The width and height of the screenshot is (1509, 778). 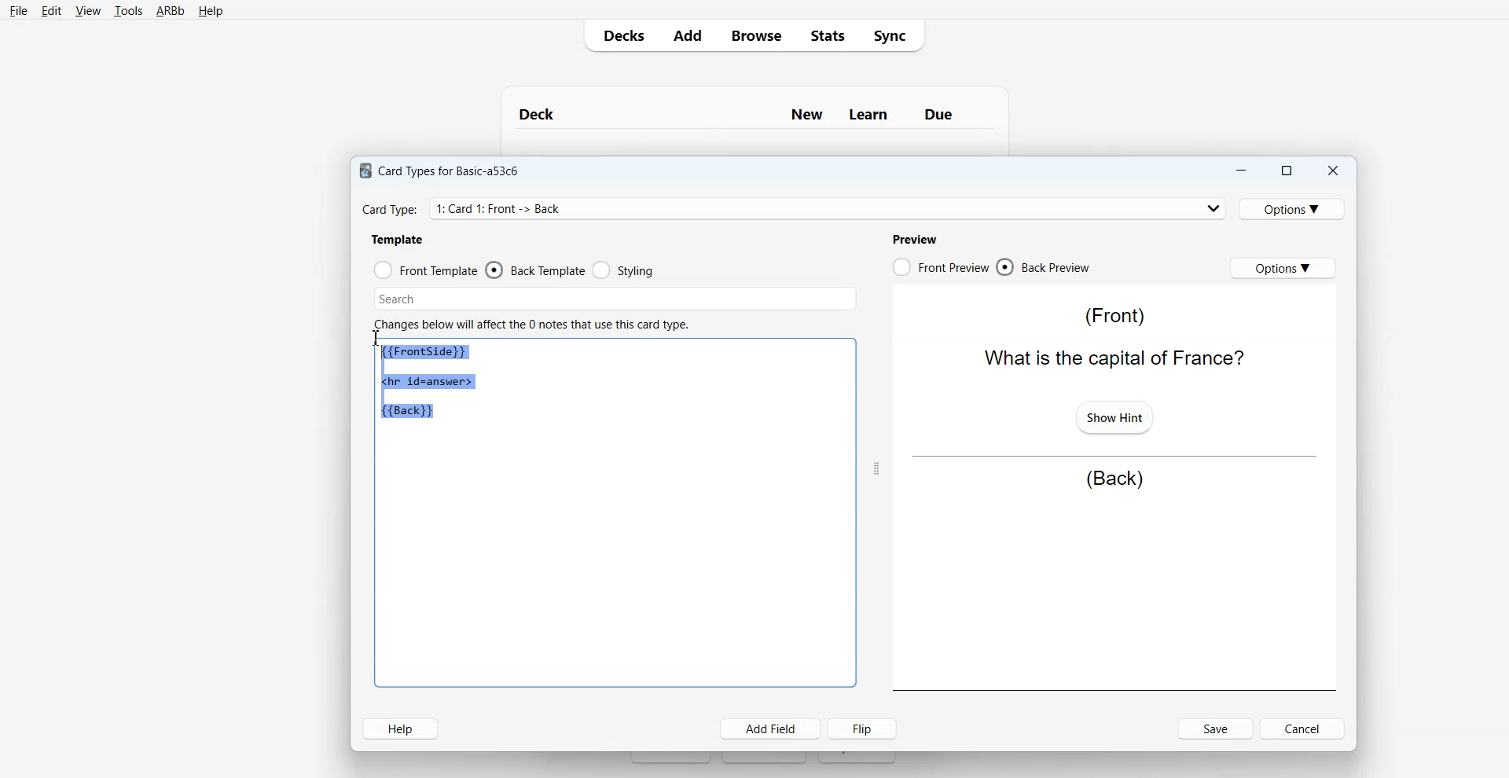 I want to click on Front Preview, so click(x=940, y=267).